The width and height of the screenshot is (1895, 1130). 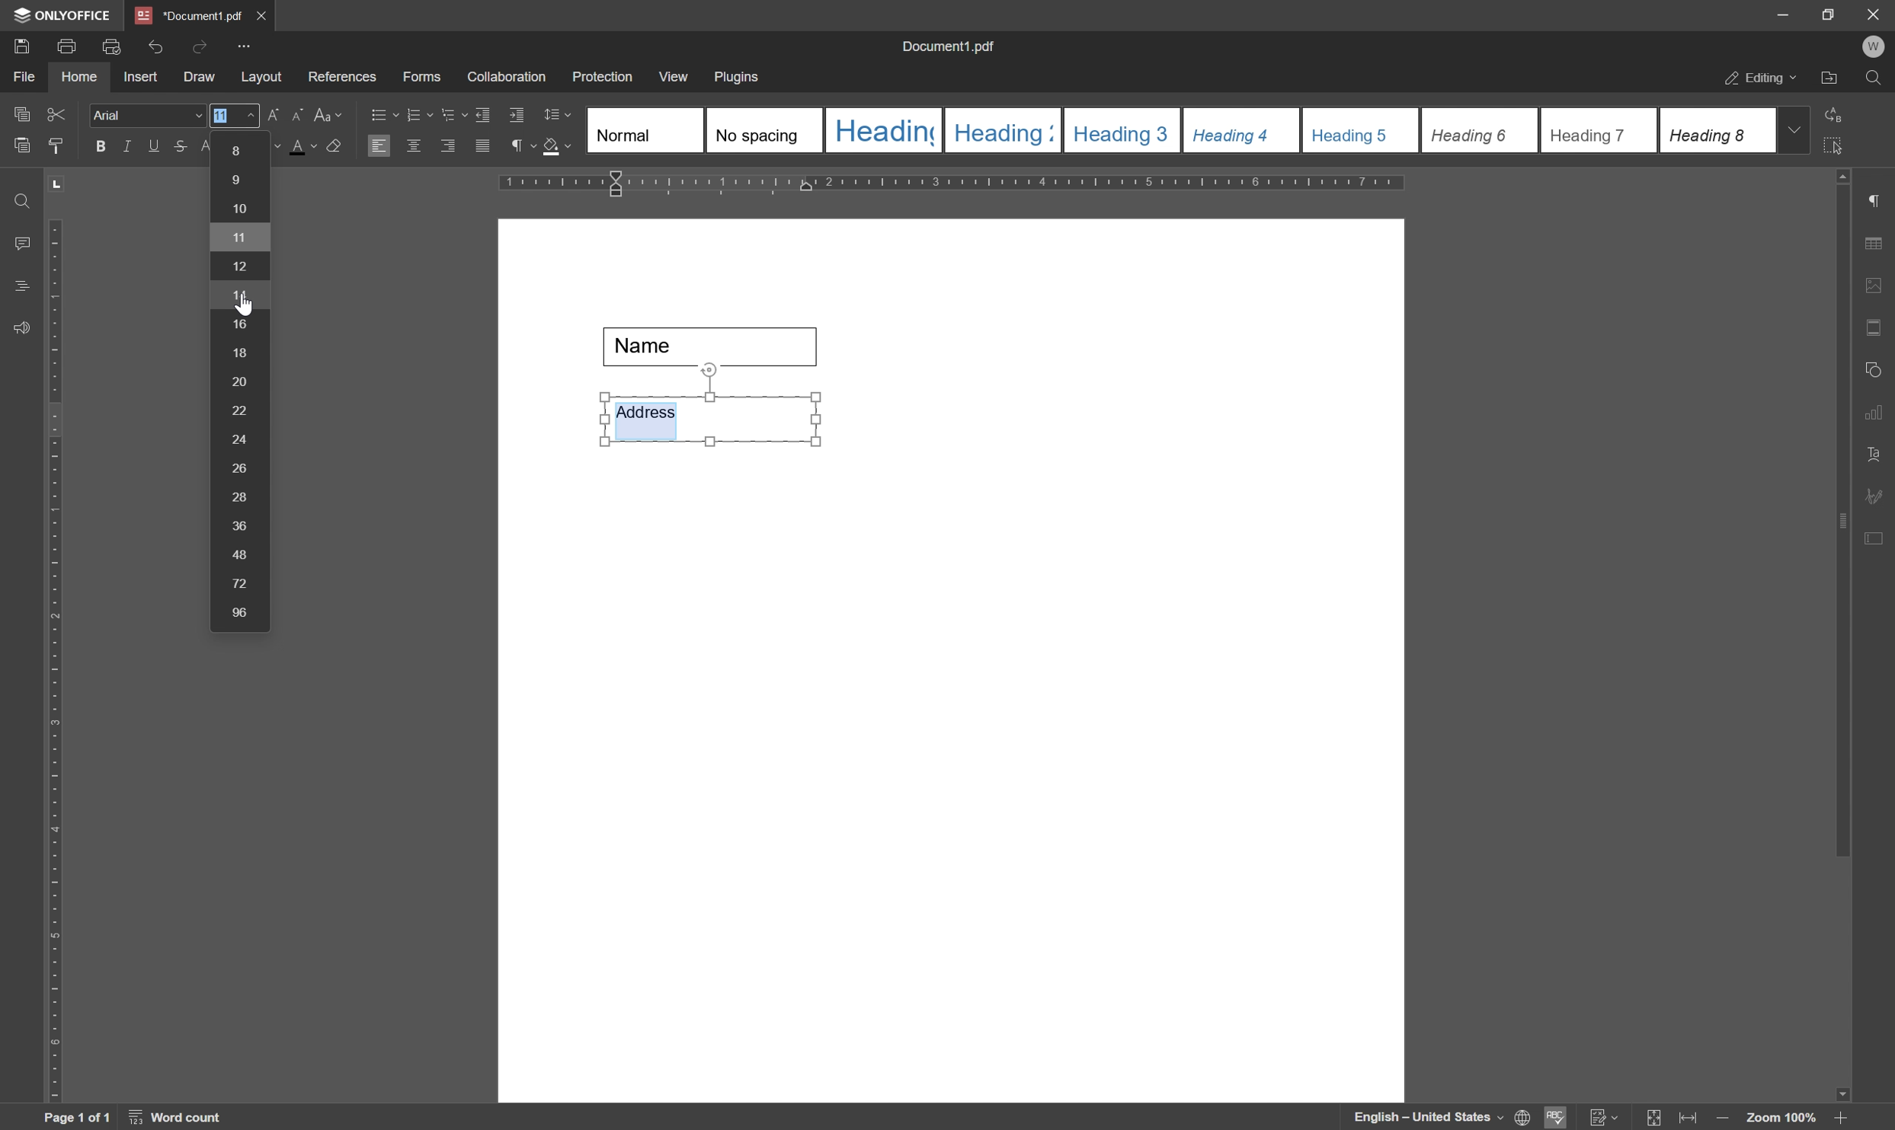 I want to click on close, so click(x=263, y=13).